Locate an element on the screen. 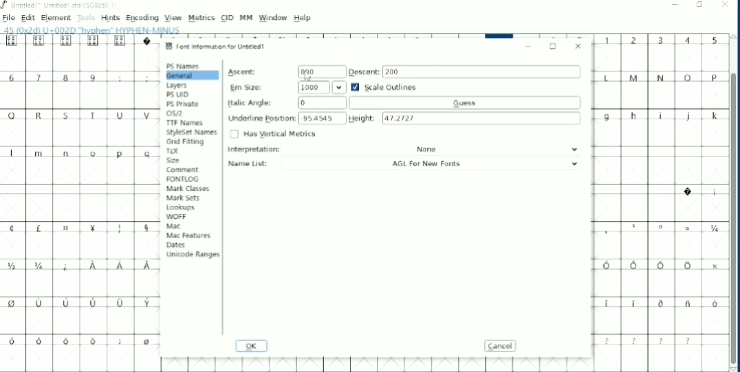  Hints is located at coordinates (110, 18).